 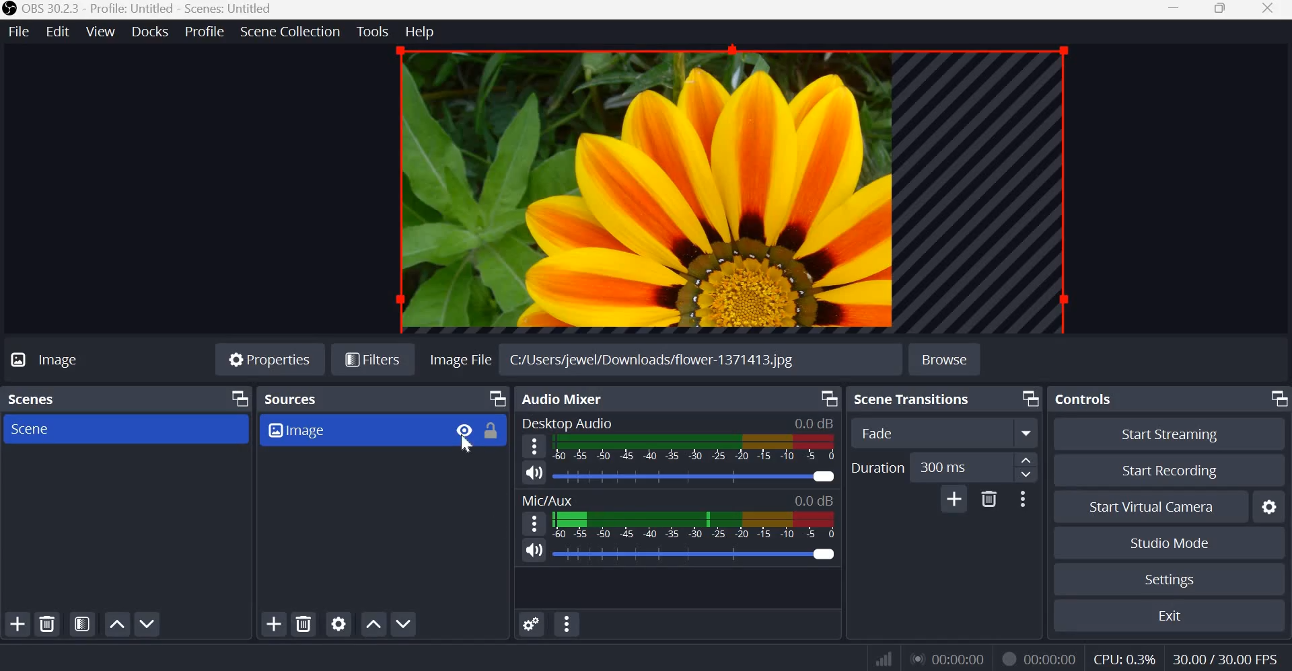 I want to click on Remove selected source(s), so click(x=306, y=625).